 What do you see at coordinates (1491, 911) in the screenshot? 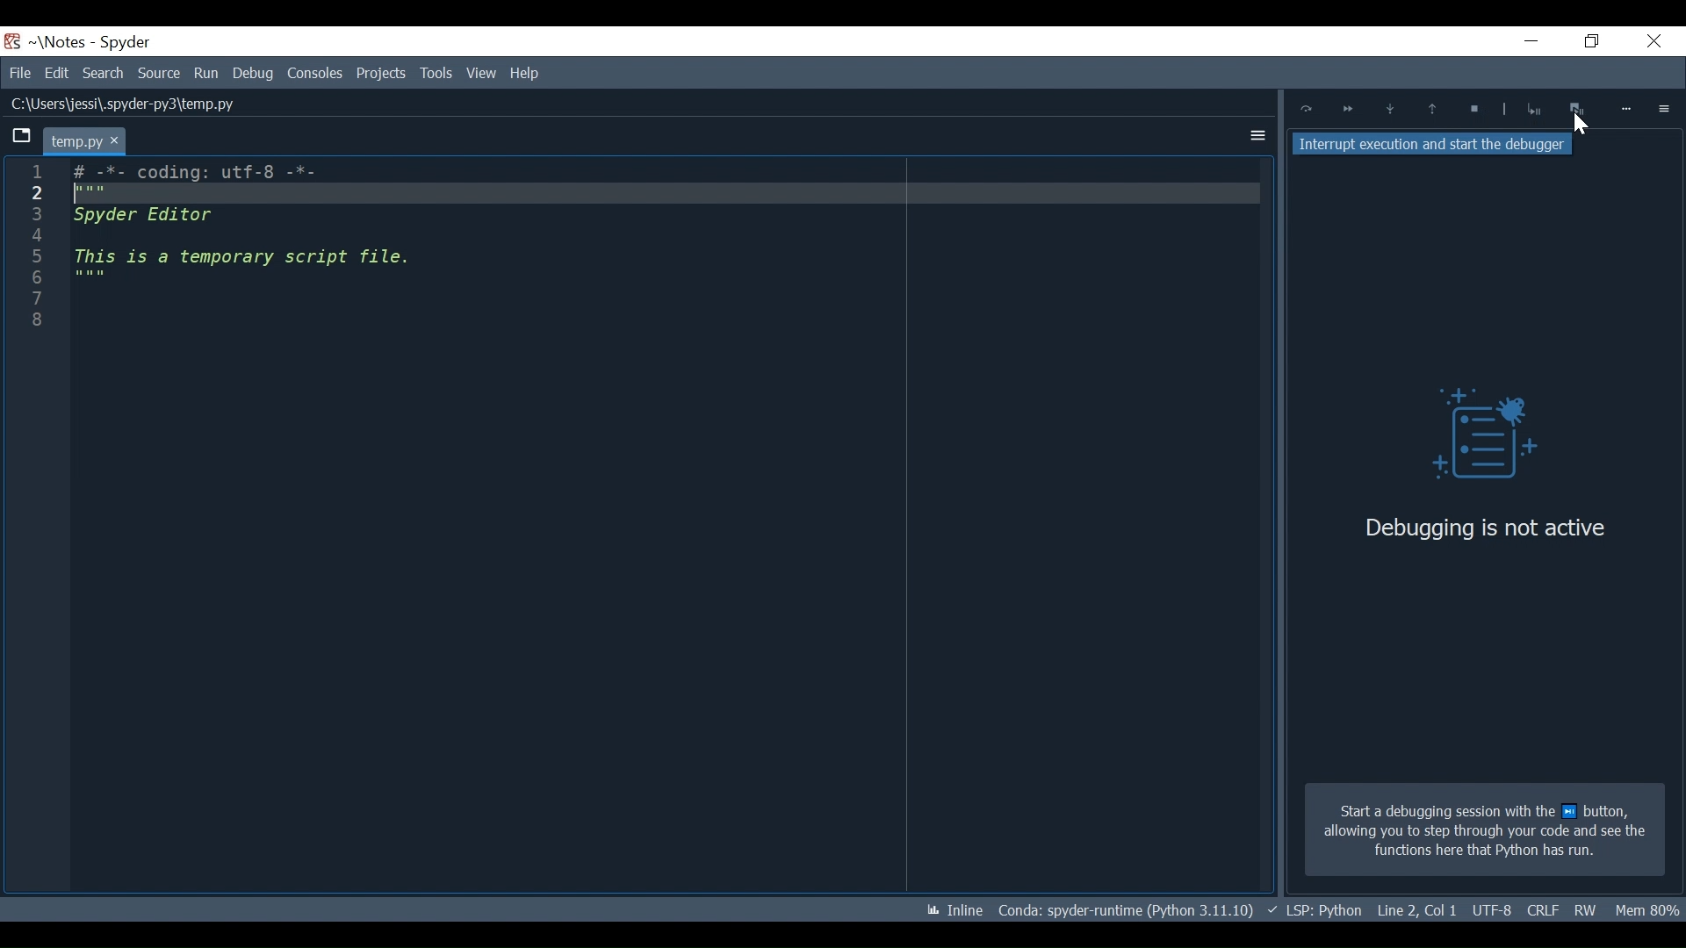
I see `Cursor Position` at bounding box center [1491, 911].